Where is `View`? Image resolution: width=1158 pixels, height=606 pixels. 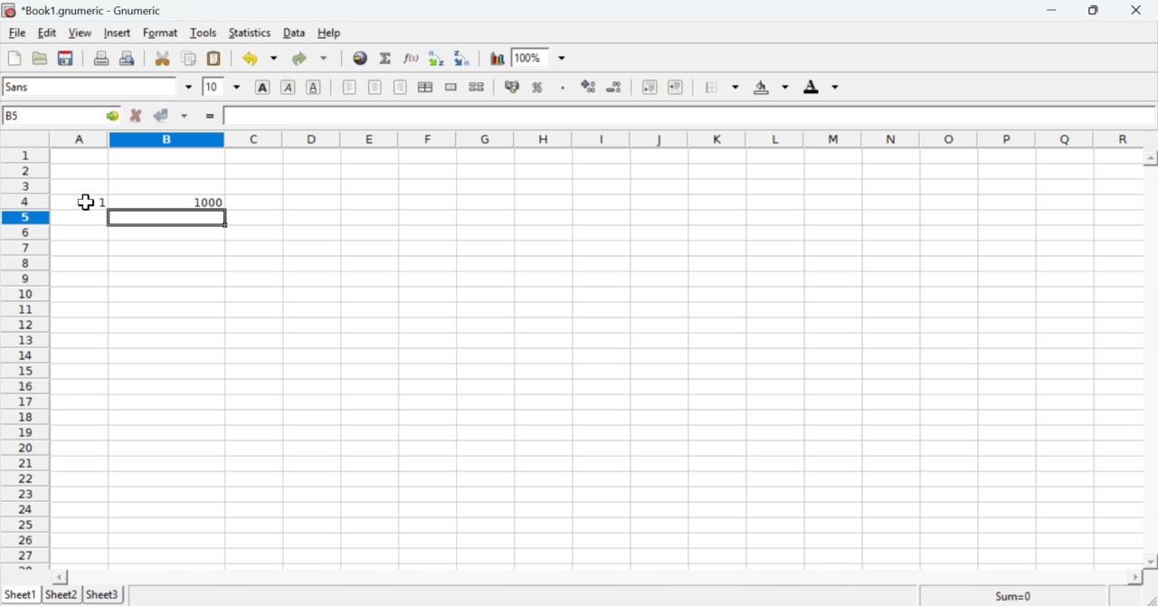 View is located at coordinates (83, 33).